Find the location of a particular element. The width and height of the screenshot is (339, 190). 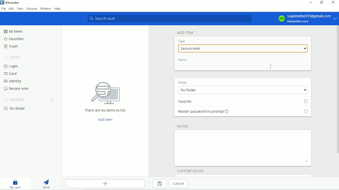

Types is located at coordinates (12, 57).